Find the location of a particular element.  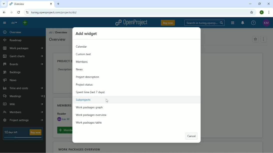

Buy now is located at coordinates (168, 22).